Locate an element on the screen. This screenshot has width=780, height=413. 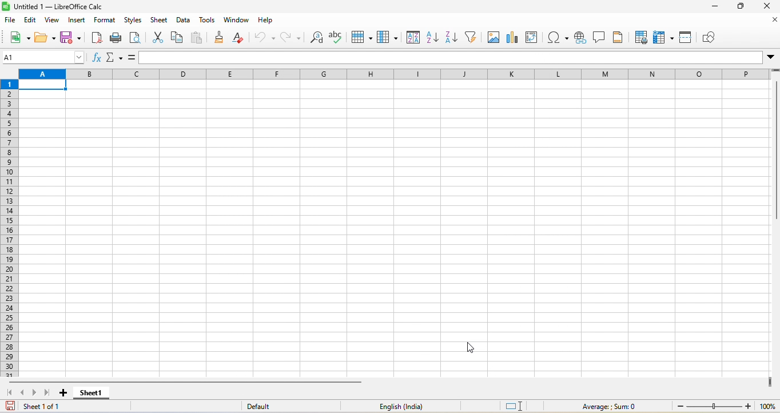
image is located at coordinates (495, 37).